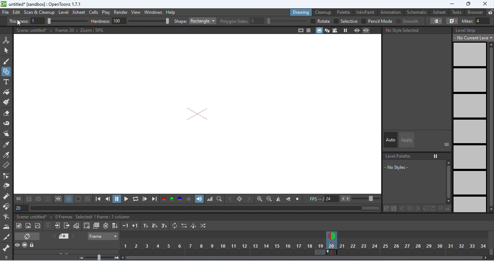 The image size is (494, 261). I want to click on miter, so click(477, 21).